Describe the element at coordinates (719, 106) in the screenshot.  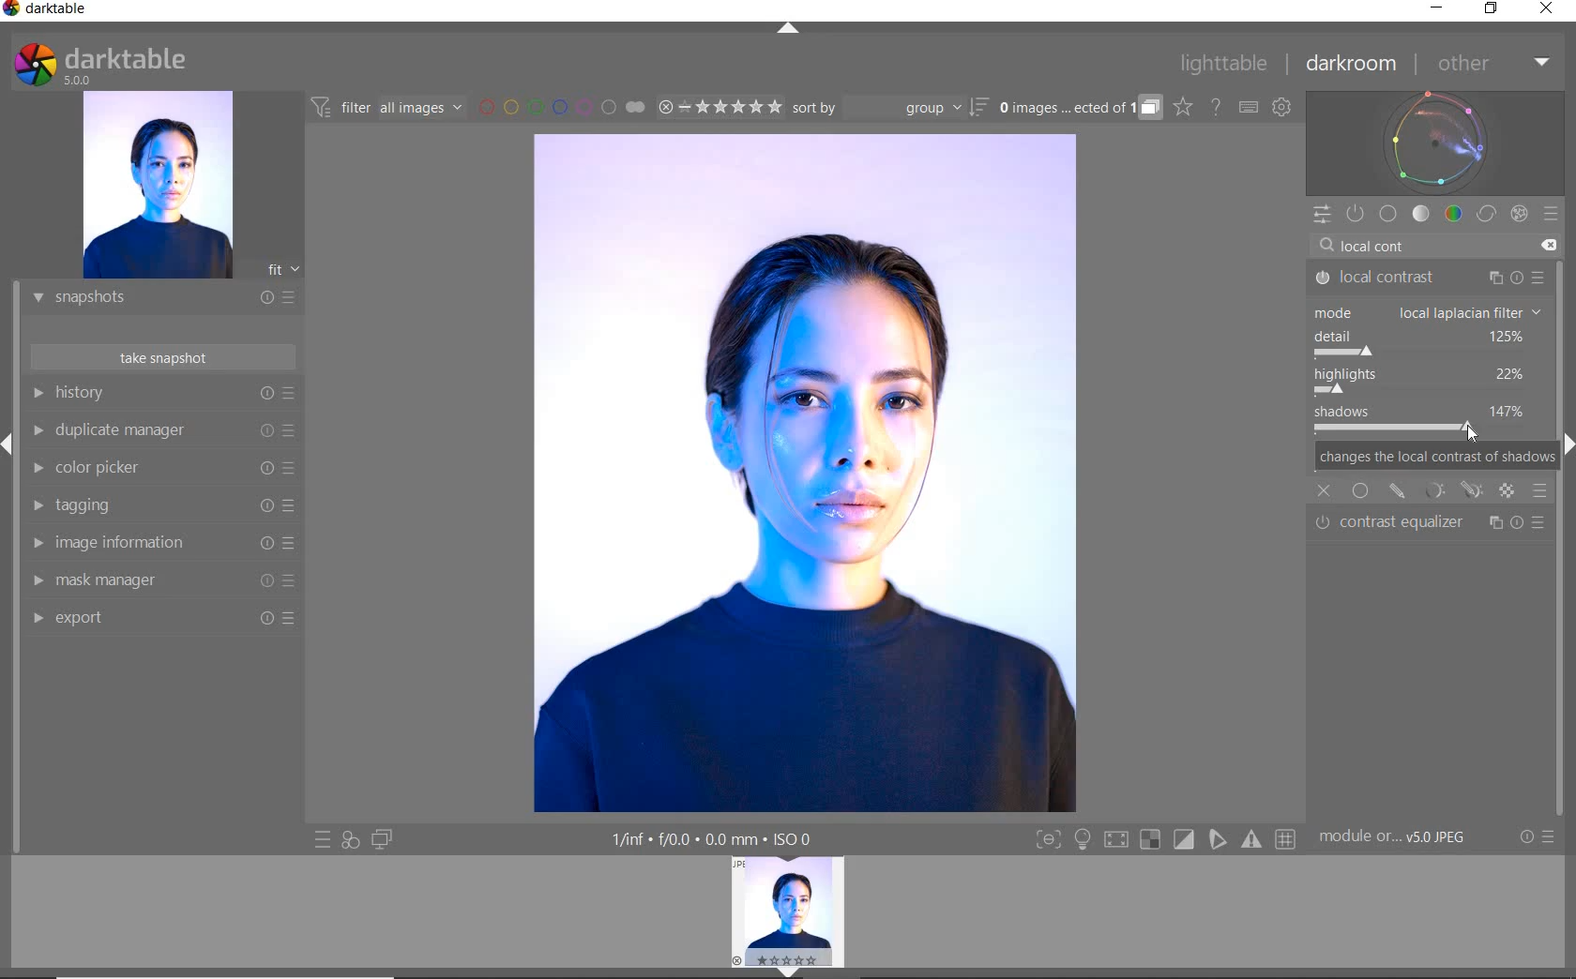
I see `RANGE RATING OF SELECTED IMAGES` at that location.